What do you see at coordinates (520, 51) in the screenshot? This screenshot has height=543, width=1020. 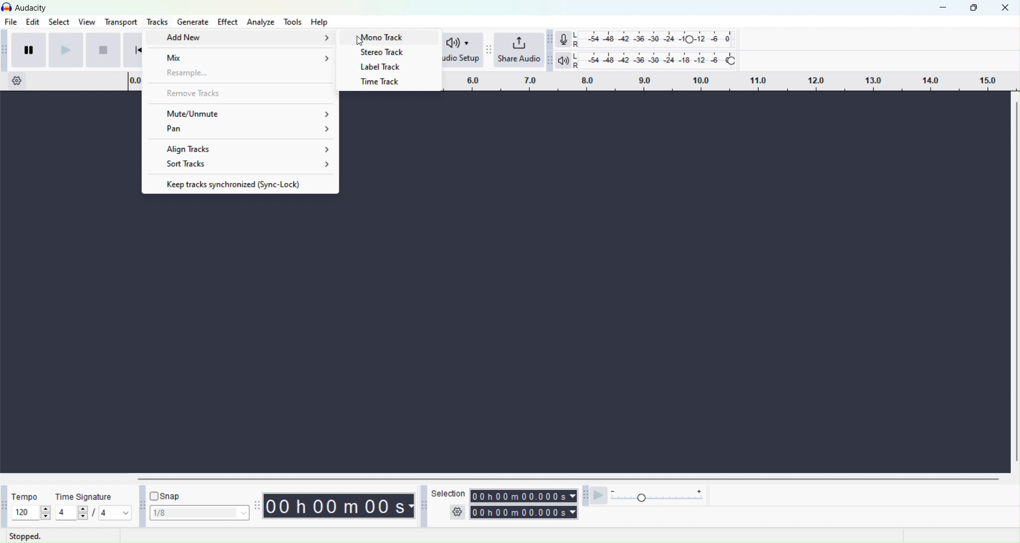 I see `Share audio` at bounding box center [520, 51].